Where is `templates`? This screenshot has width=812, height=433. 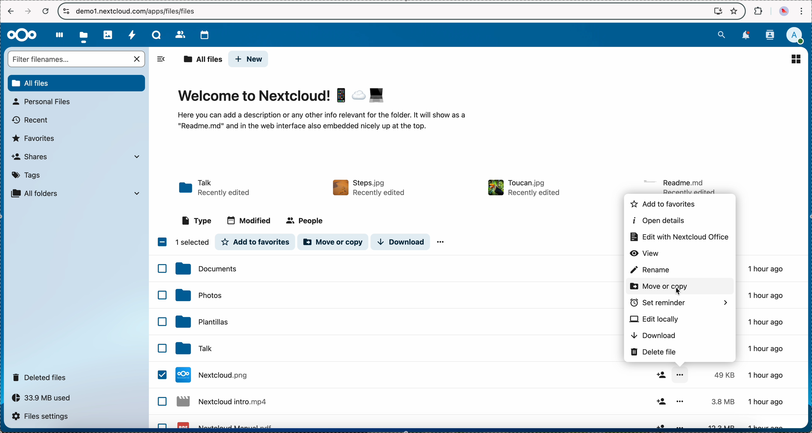
templates is located at coordinates (398, 321).